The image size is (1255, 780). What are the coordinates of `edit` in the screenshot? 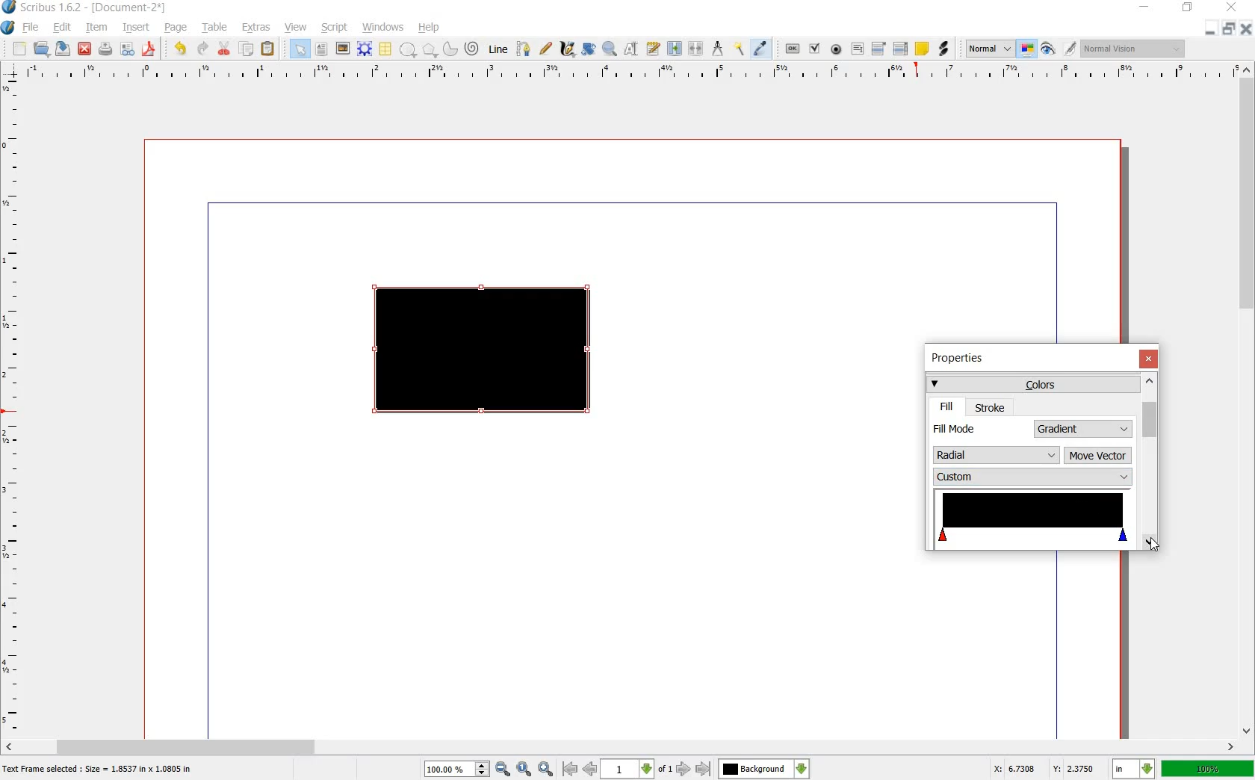 It's located at (63, 28).